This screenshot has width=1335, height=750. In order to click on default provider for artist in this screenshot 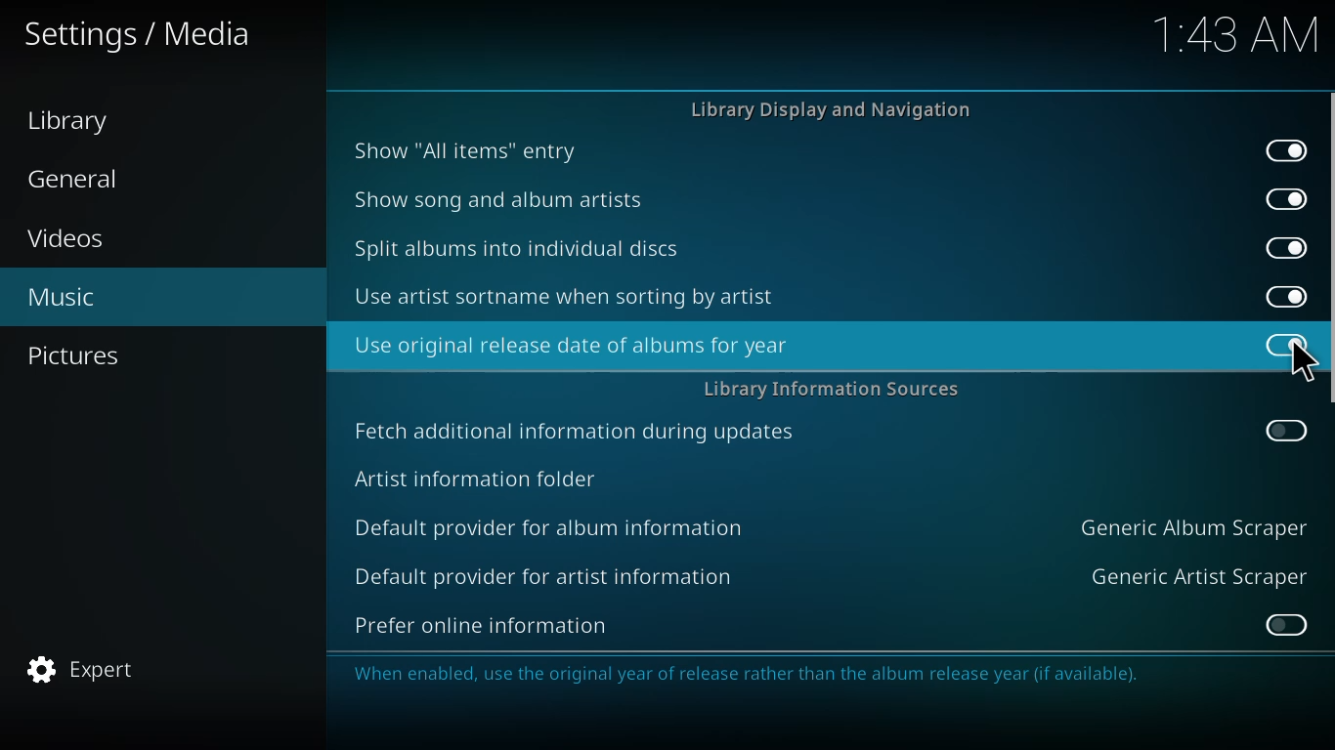, I will do `click(542, 575)`.